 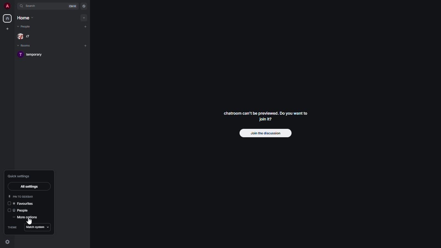 What do you see at coordinates (26, 217) in the screenshot?
I see `more settings` at bounding box center [26, 217].